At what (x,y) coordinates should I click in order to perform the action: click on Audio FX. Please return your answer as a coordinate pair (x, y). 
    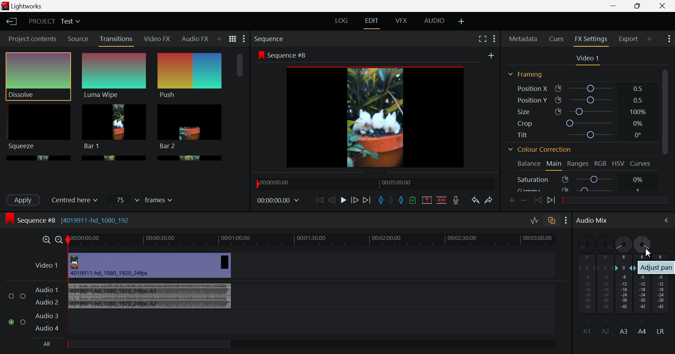
    Looking at the image, I should click on (194, 40).